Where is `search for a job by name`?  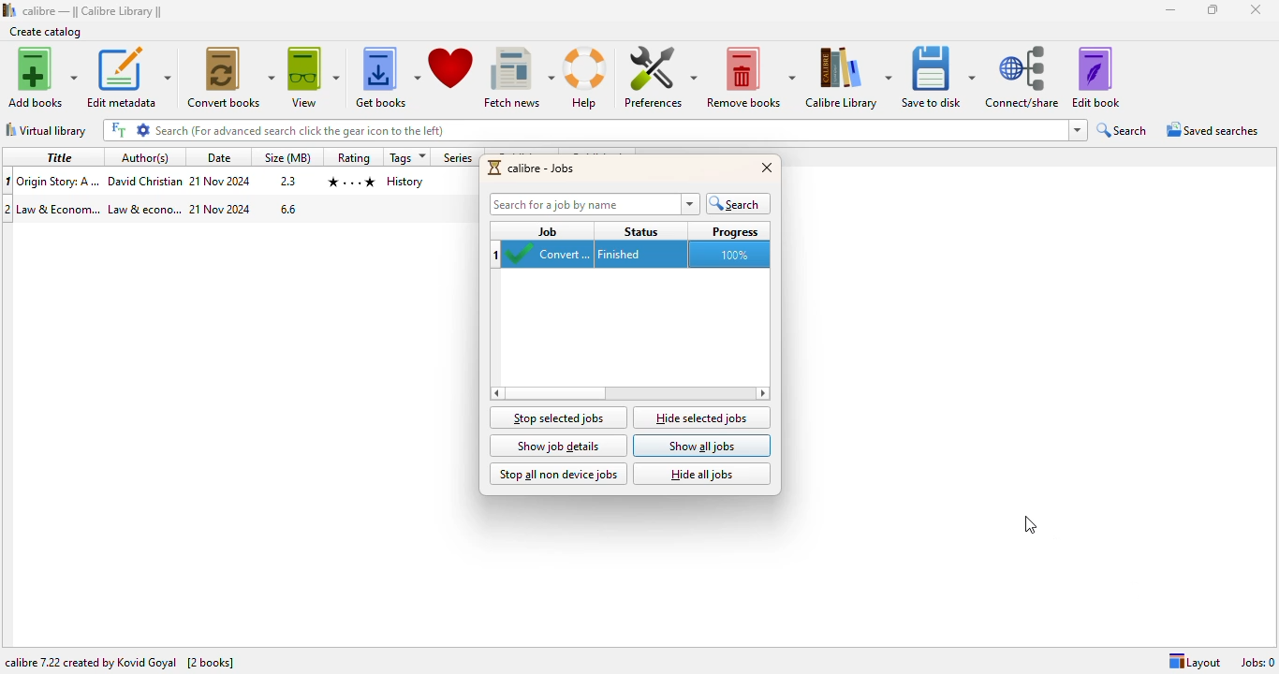 search for a job by name is located at coordinates (595, 204).